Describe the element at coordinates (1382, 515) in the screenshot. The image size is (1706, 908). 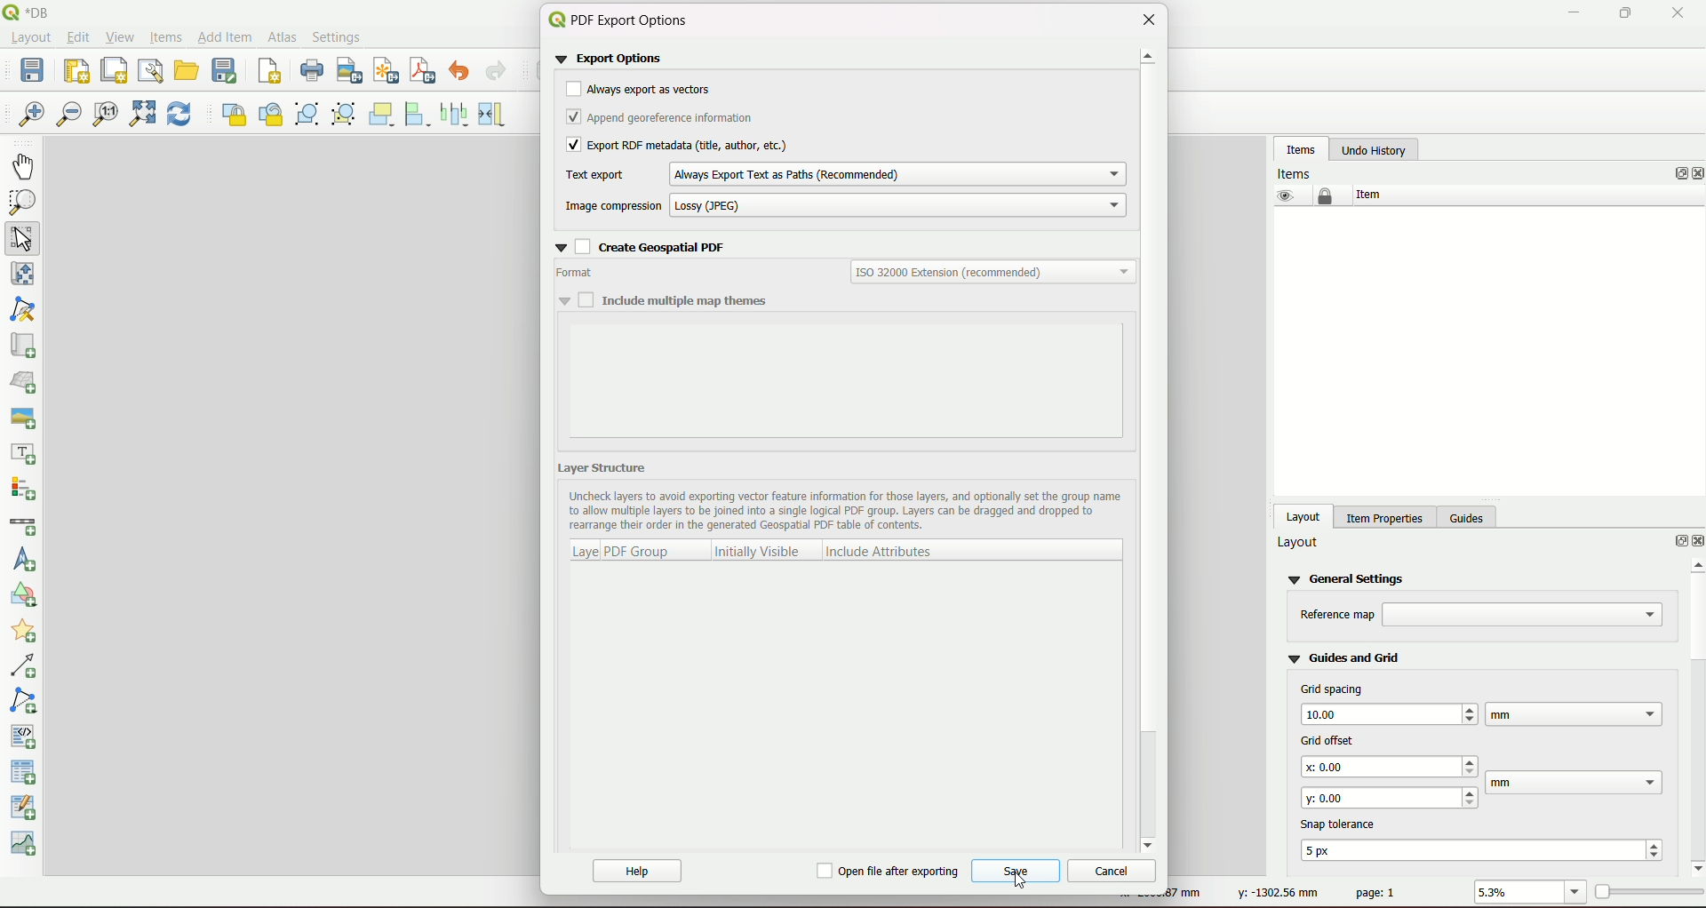
I see `item properties` at that location.